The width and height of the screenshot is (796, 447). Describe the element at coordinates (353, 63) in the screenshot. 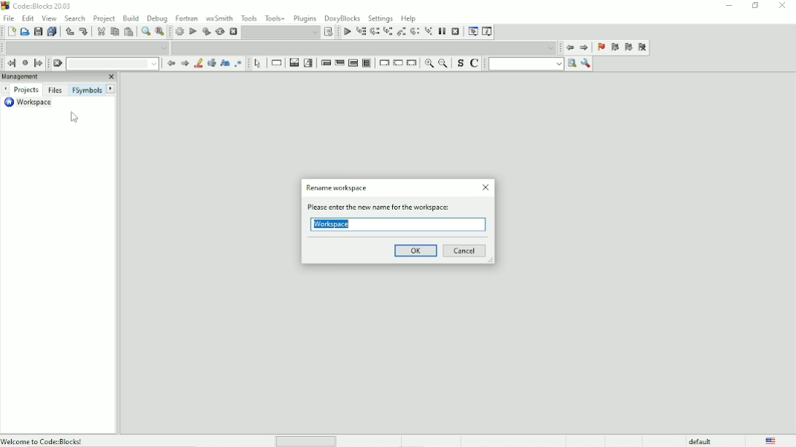

I see `Counting loop` at that location.